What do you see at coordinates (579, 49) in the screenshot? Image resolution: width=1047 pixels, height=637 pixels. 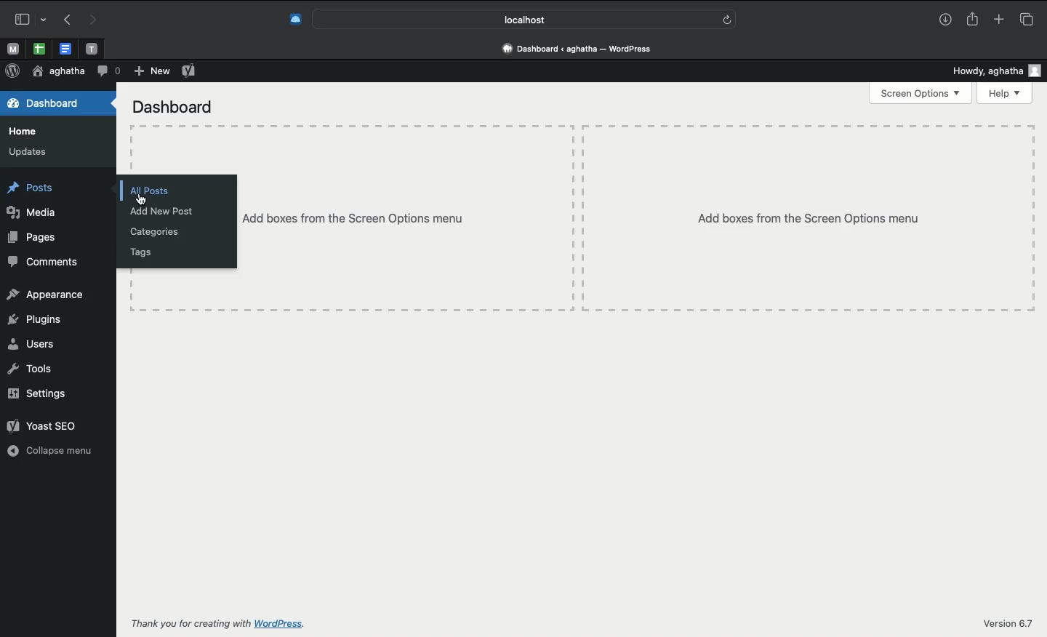 I see `Address` at bounding box center [579, 49].